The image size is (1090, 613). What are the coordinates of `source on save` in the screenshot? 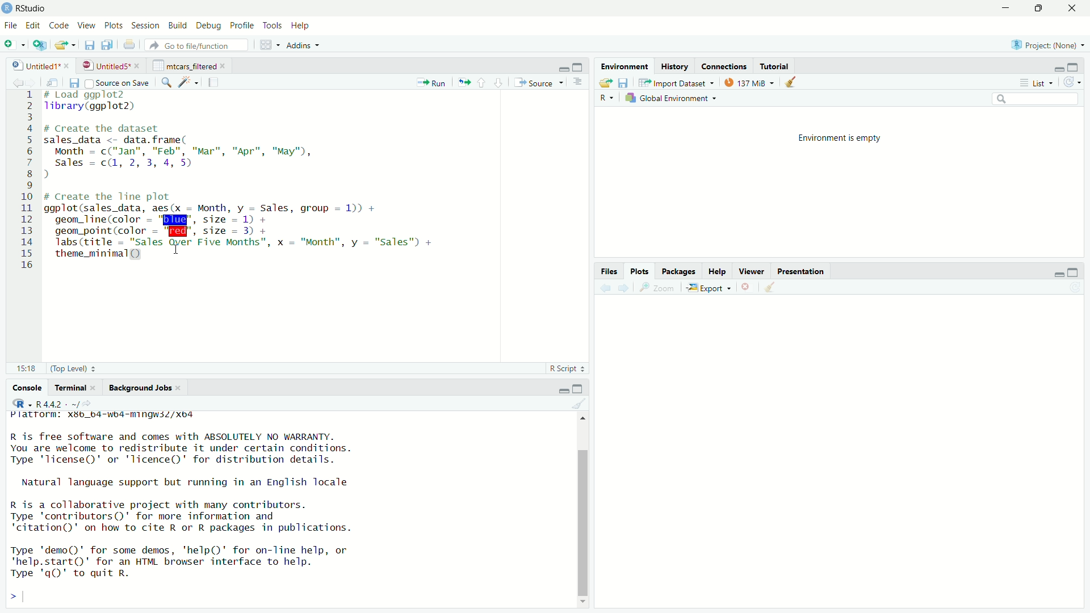 It's located at (118, 83).